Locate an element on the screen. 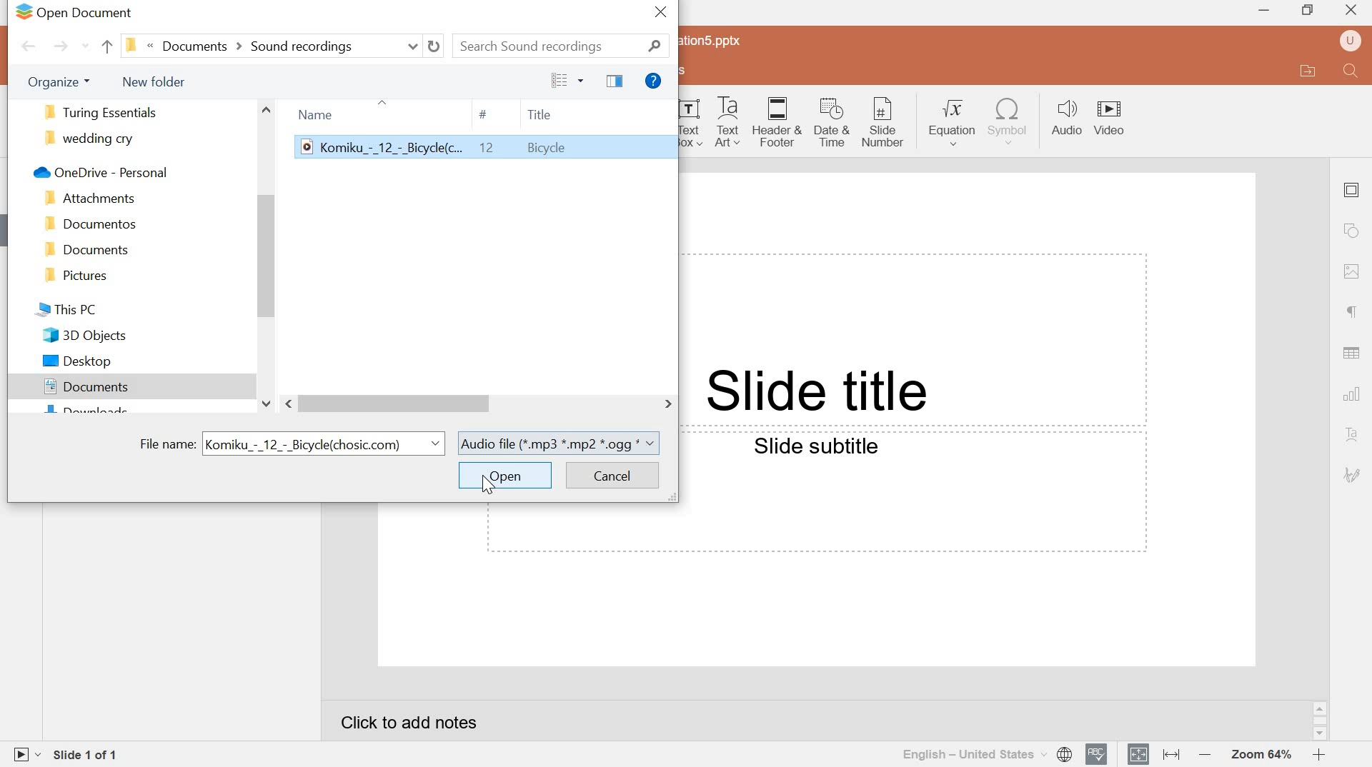  Date & Time is located at coordinates (833, 124).